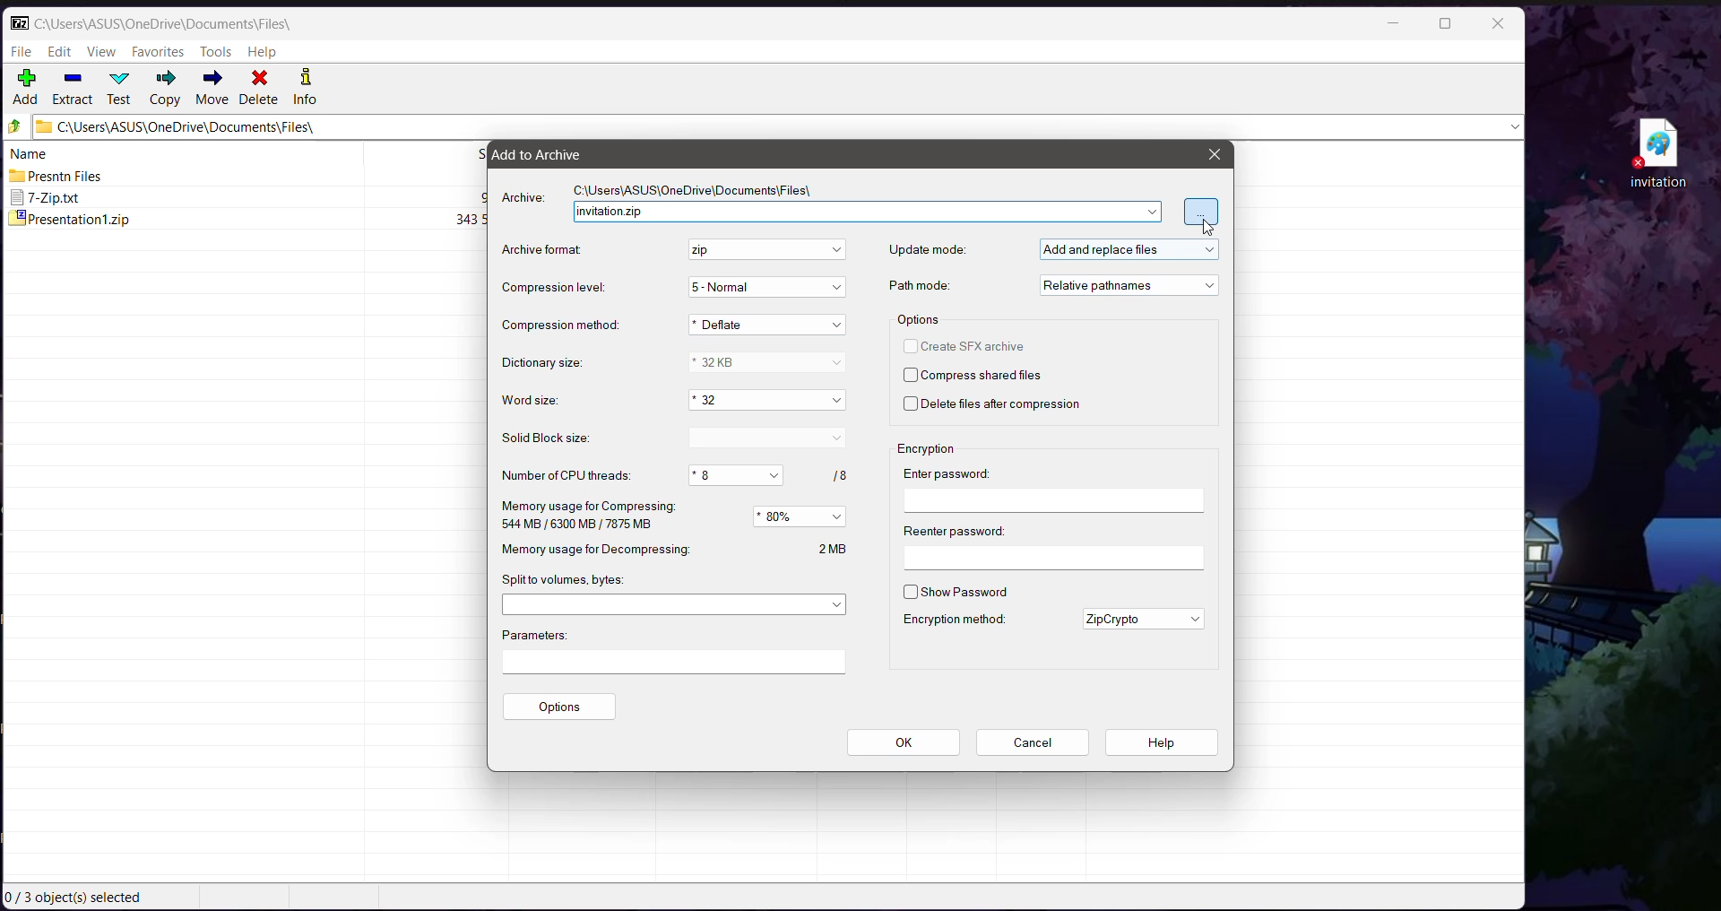 Image resolution: width=1721 pixels, height=911 pixels. I want to click on Current Folder Path, so click(163, 23).